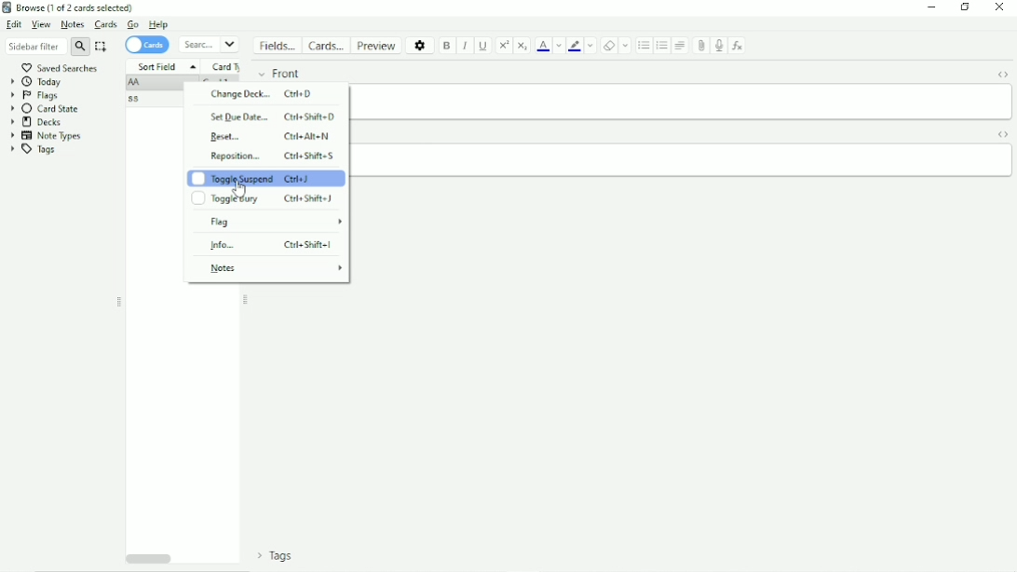 This screenshot has width=1017, height=572. What do you see at coordinates (106, 25) in the screenshot?
I see `Cards` at bounding box center [106, 25].